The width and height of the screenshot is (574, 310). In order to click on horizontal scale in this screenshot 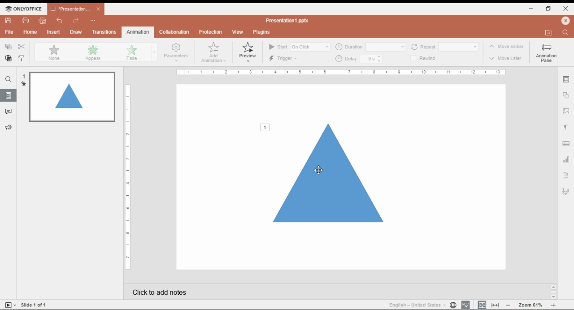, I will do `click(342, 73)`.